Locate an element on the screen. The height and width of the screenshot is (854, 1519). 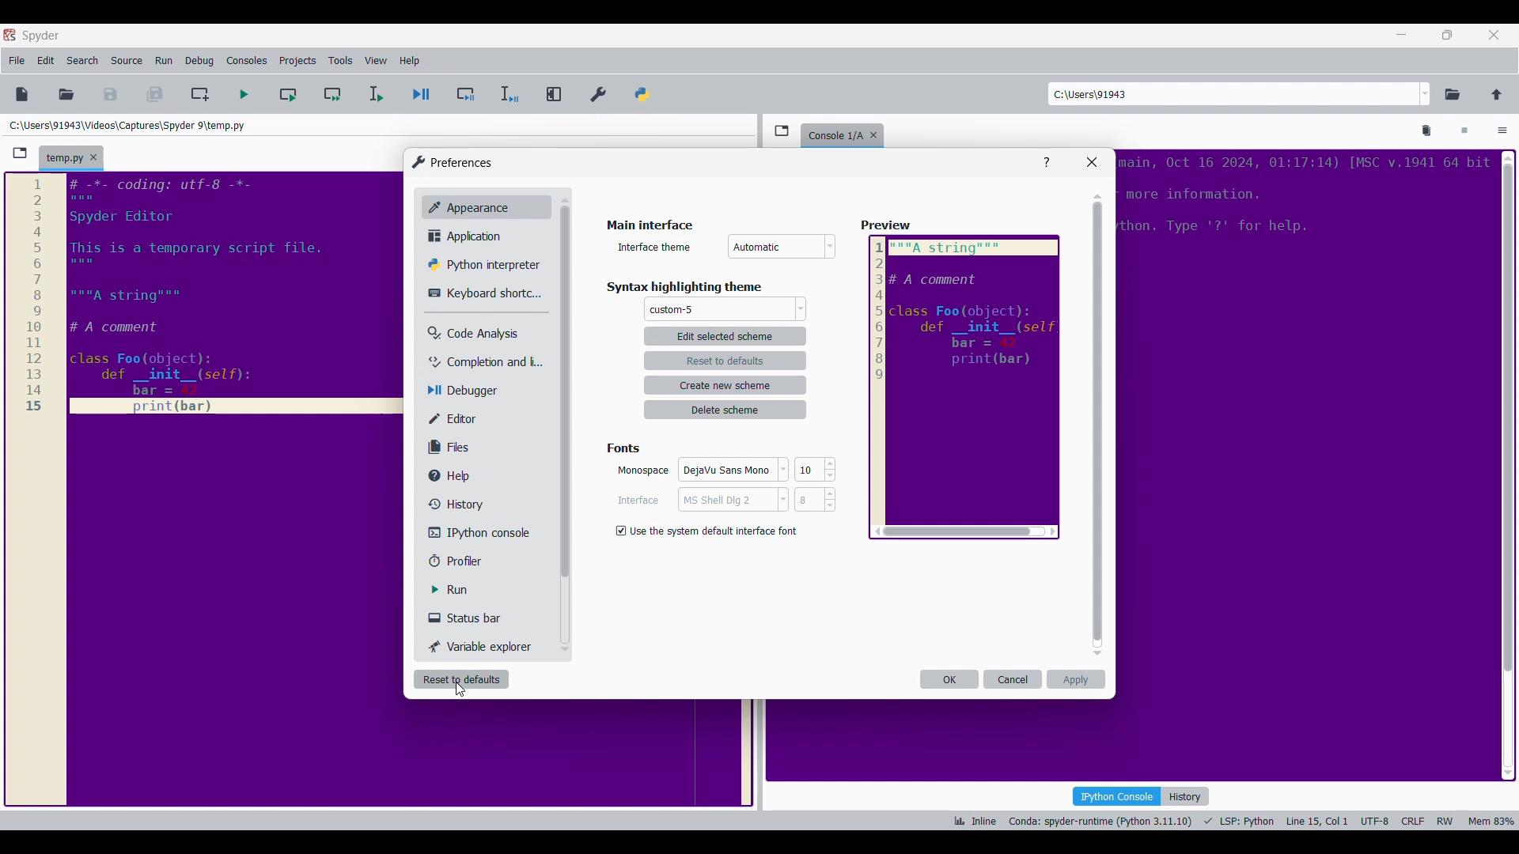
Line 15, Col 1 is located at coordinates (1317, 819).